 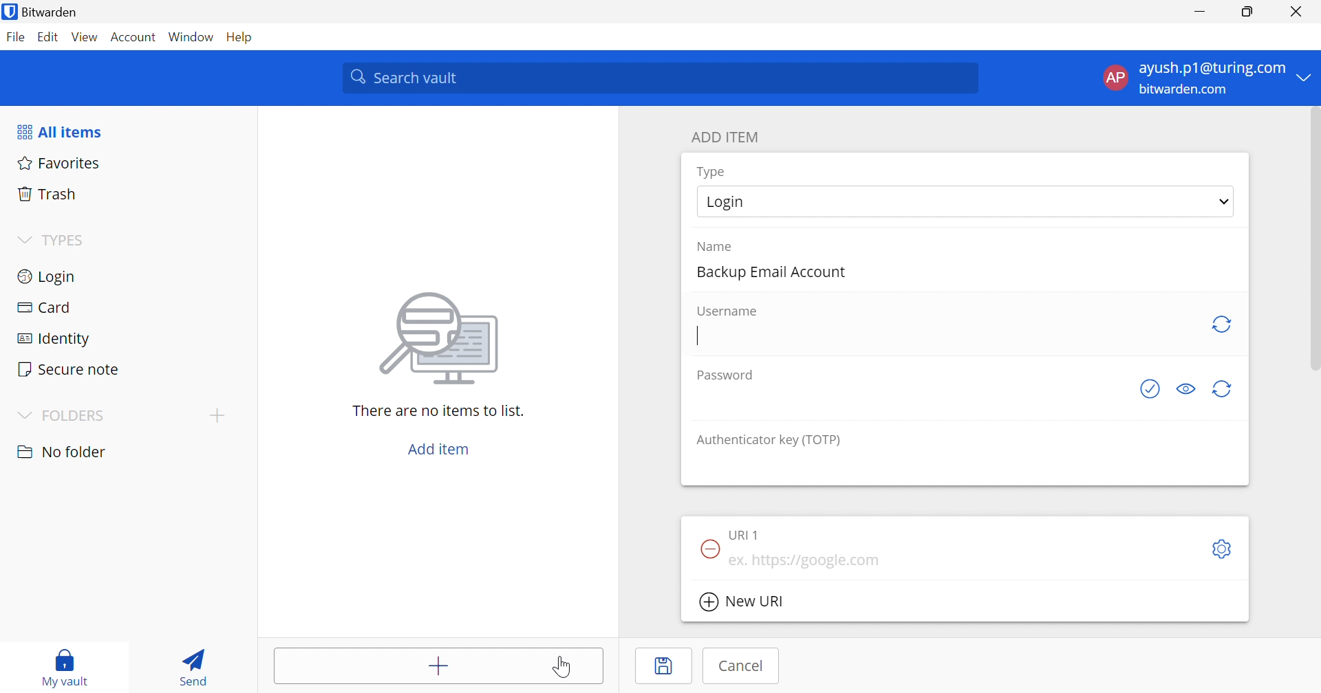 I want to click on Identity, so click(x=49, y=340).